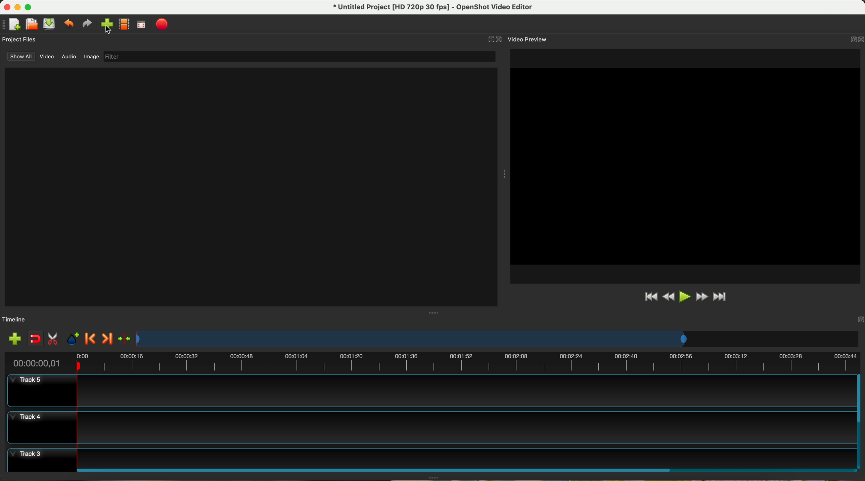  Describe the element at coordinates (141, 24) in the screenshot. I see `full screen` at that location.